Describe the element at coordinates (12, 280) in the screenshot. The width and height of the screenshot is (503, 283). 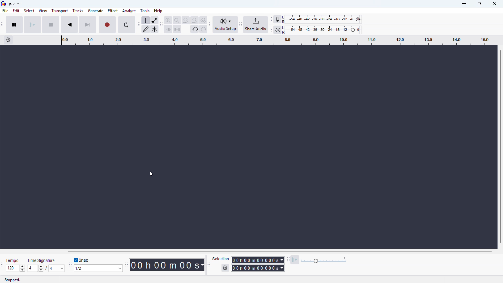
I see `stopped` at that location.